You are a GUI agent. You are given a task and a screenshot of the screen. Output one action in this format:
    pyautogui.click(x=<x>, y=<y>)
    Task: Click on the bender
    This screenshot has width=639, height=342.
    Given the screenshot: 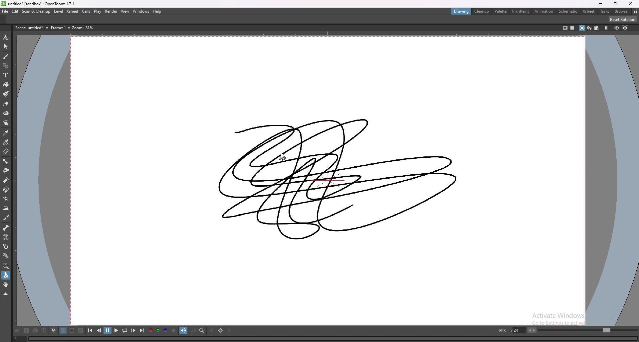 What is the action you would take?
    pyautogui.click(x=6, y=199)
    